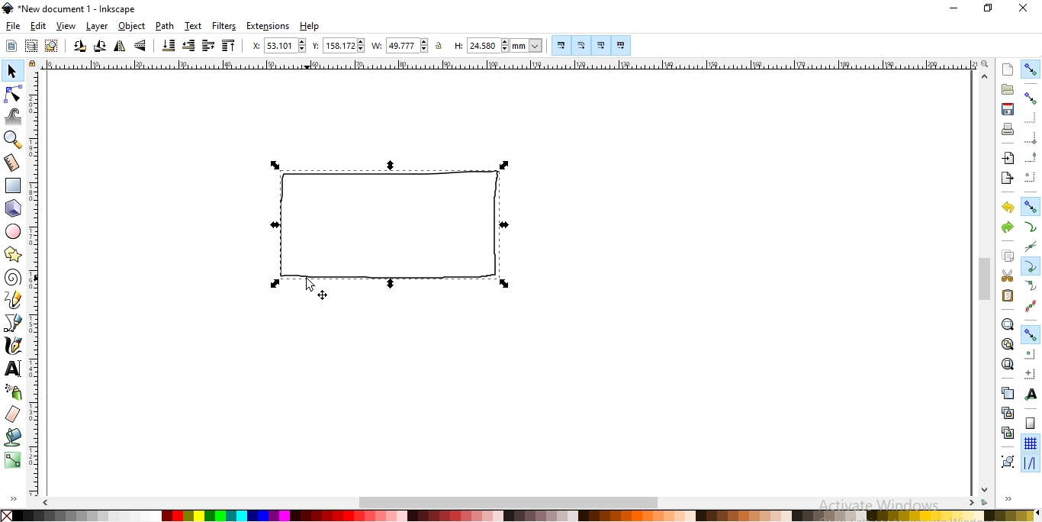  I want to click on edit paths by nodes, so click(14, 95).